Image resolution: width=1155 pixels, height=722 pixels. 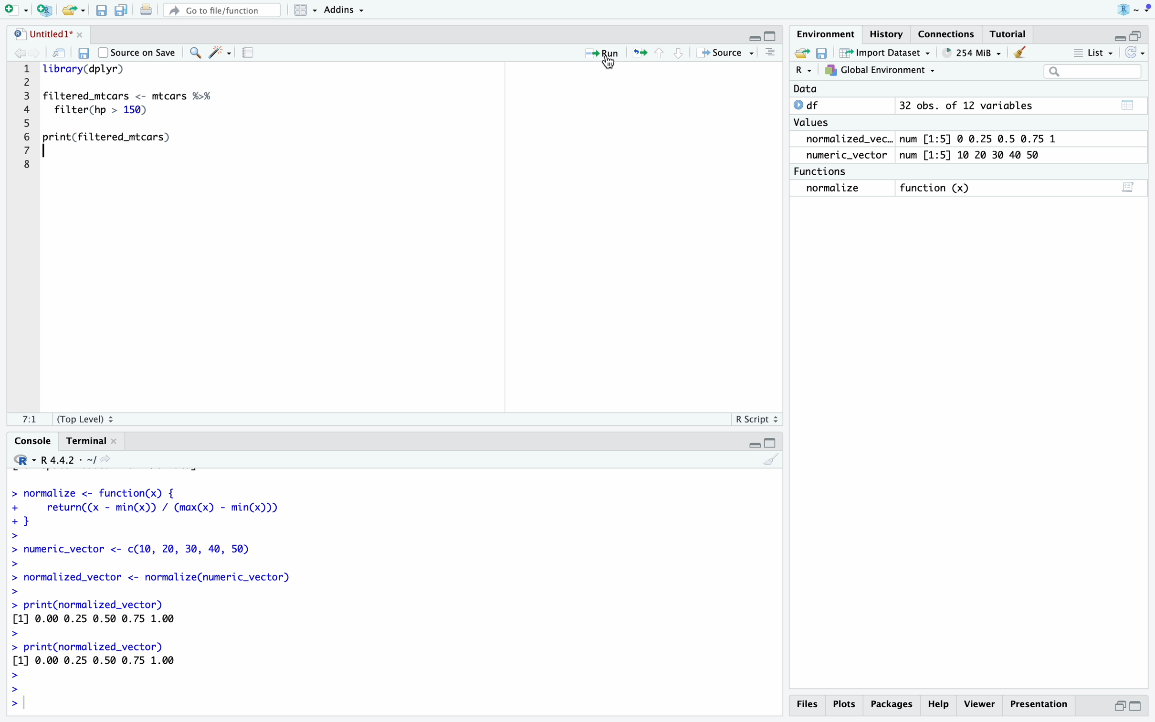 What do you see at coordinates (64, 460) in the screenshot?
I see `R 4.4.2 . ~/` at bounding box center [64, 460].